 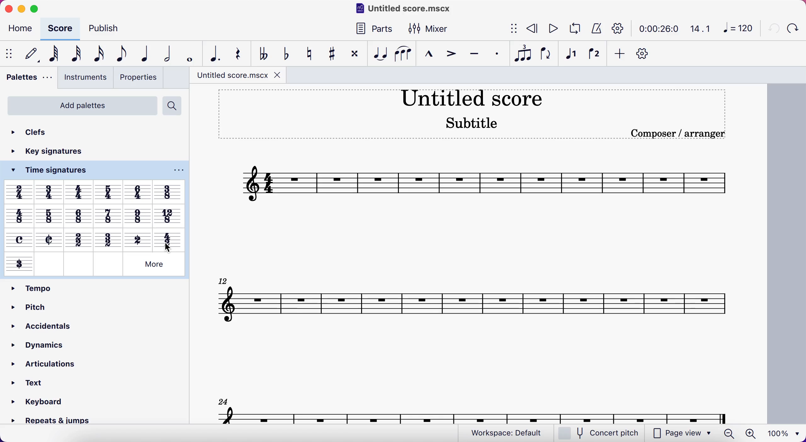 What do you see at coordinates (496, 54) in the screenshot?
I see `staccato` at bounding box center [496, 54].